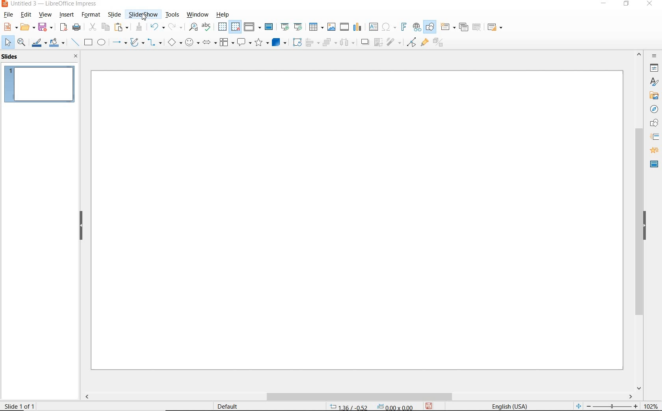 Image resolution: width=662 pixels, height=411 pixels. Describe the element at coordinates (653, 137) in the screenshot. I see `SLIDE TRANSITION` at that location.